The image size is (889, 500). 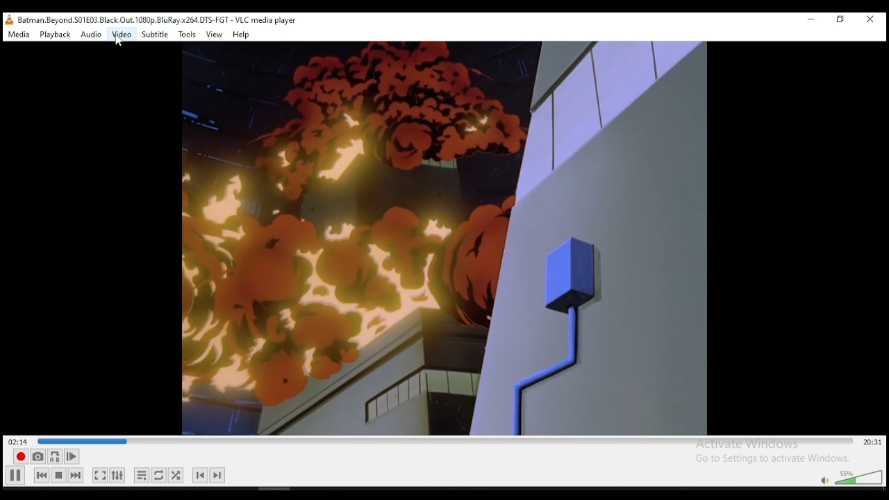 I want to click on play/pause, so click(x=15, y=476).